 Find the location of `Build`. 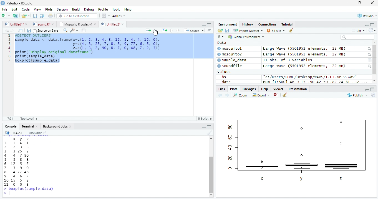

Build is located at coordinates (76, 9).